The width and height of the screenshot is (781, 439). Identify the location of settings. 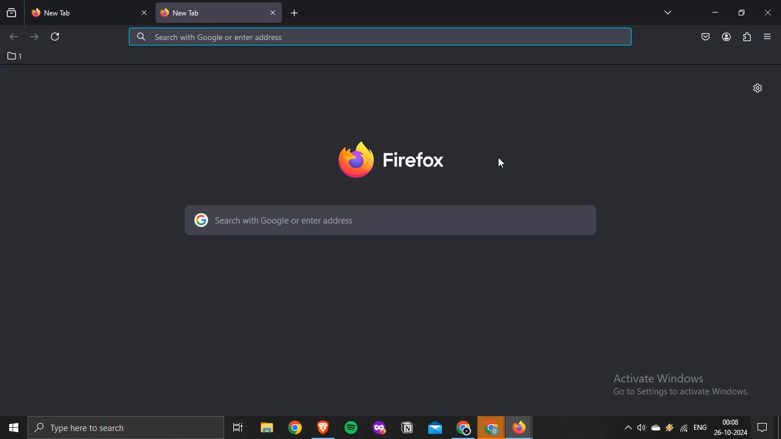
(758, 87).